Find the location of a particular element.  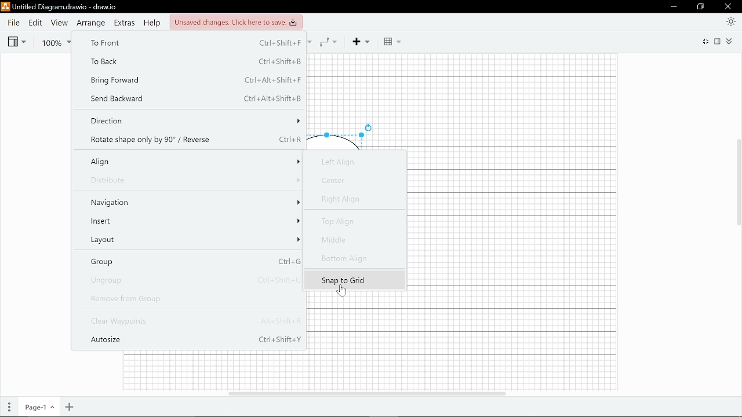

Left Align is located at coordinates (351, 161).